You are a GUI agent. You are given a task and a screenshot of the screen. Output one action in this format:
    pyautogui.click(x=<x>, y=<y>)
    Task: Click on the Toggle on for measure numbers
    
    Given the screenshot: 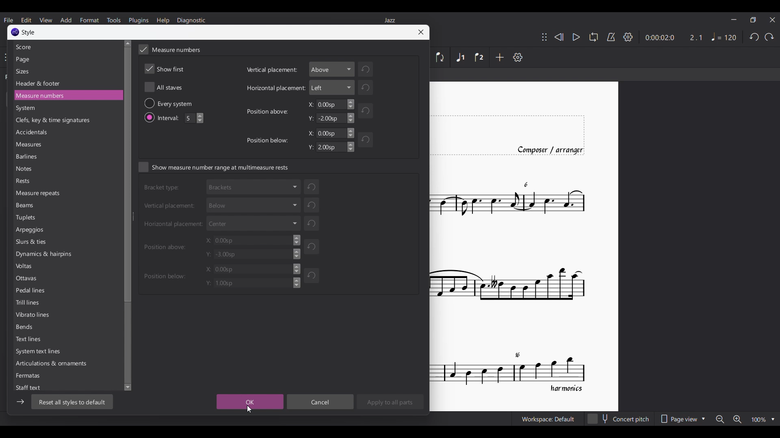 What is the action you would take?
    pyautogui.click(x=143, y=49)
    